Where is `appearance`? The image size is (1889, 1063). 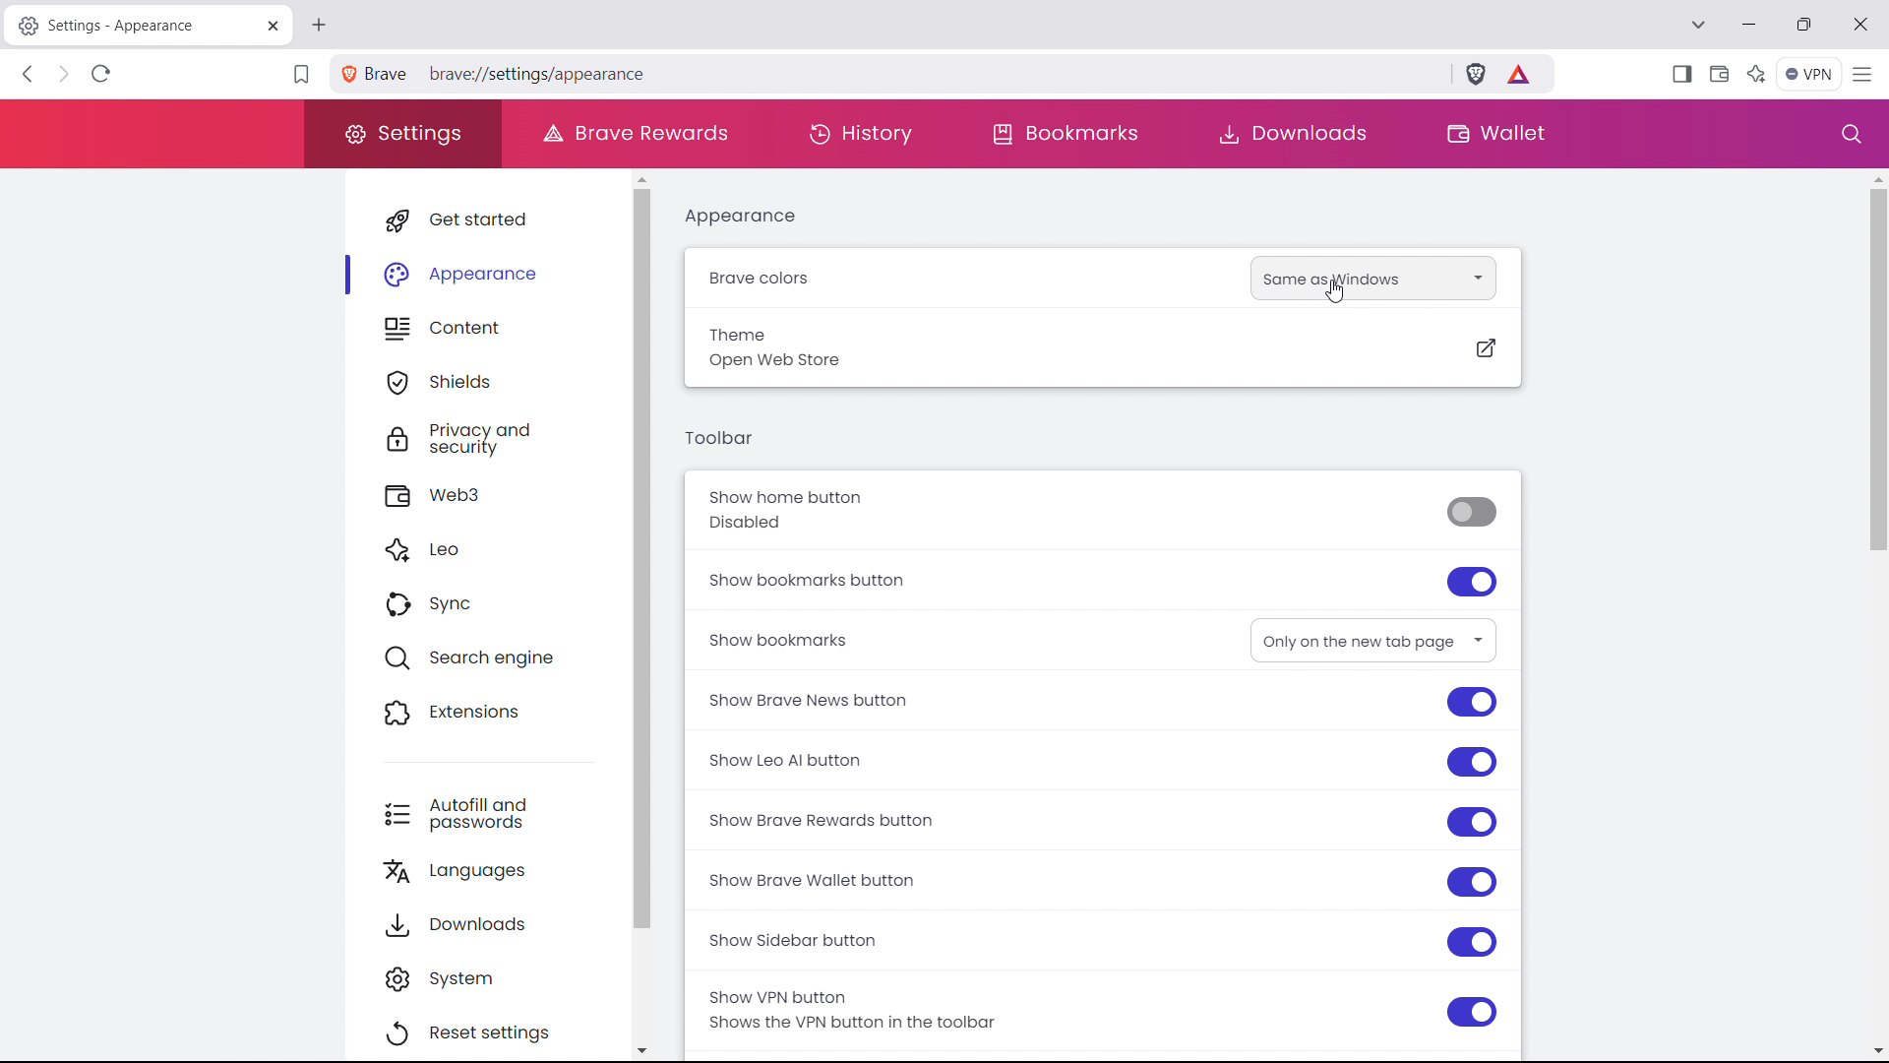 appearance is located at coordinates (499, 269).